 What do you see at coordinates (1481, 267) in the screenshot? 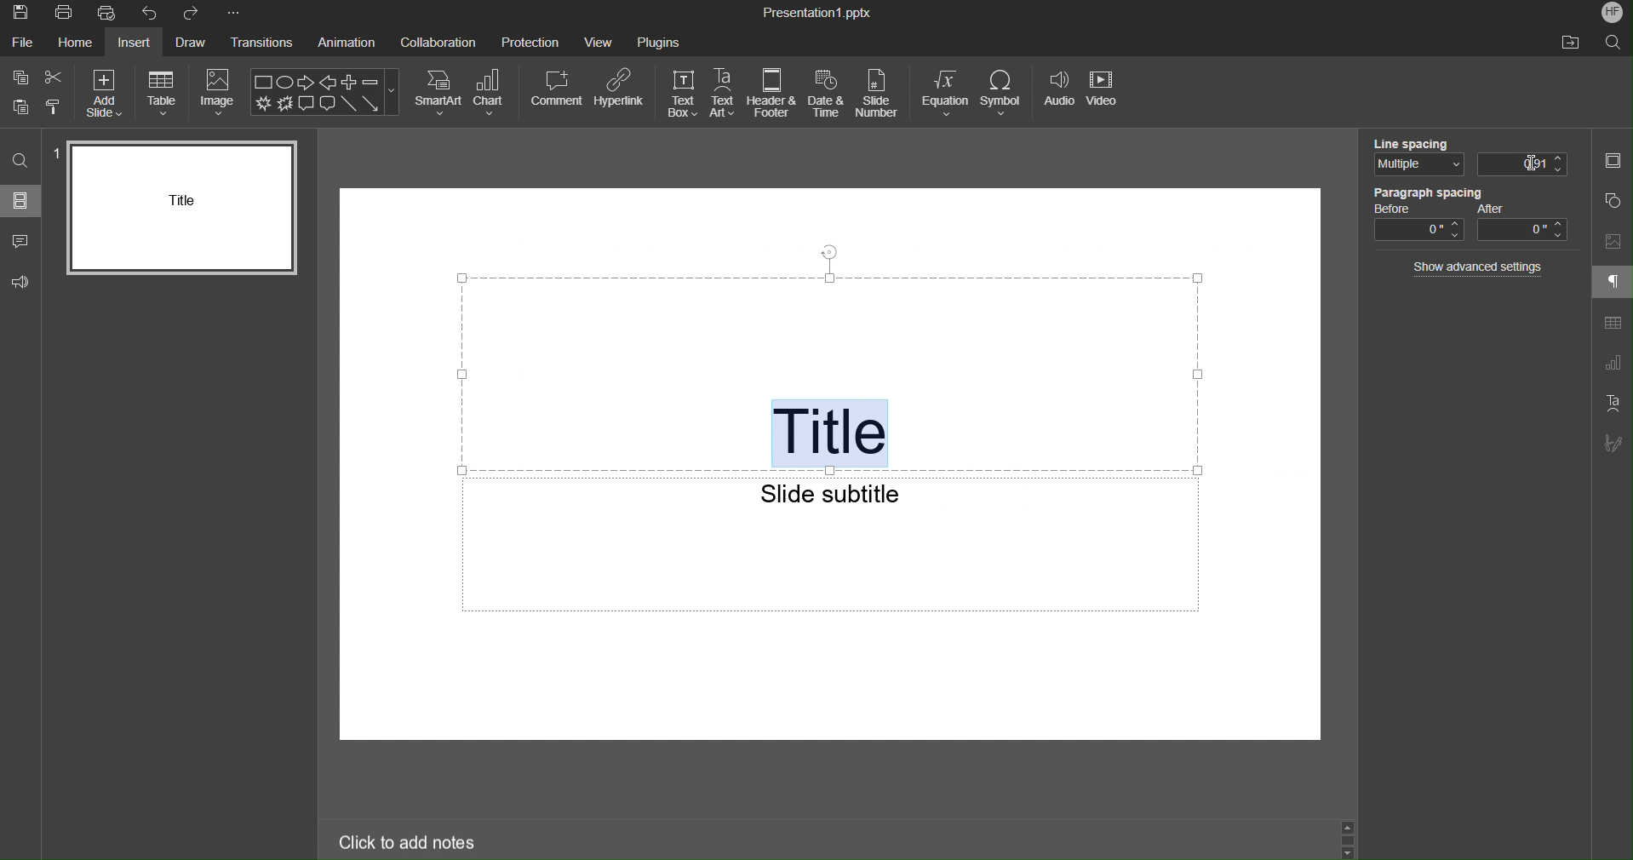
I see `Show advanced settings` at bounding box center [1481, 267].